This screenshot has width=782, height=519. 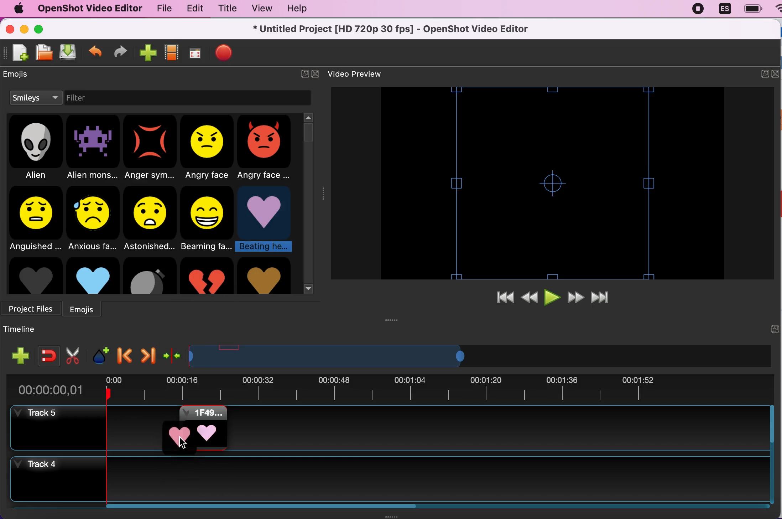 What do you see at coordinates (172, 53) in the screenshot?
I see `choose profiles` at bounding box center [172, 53].